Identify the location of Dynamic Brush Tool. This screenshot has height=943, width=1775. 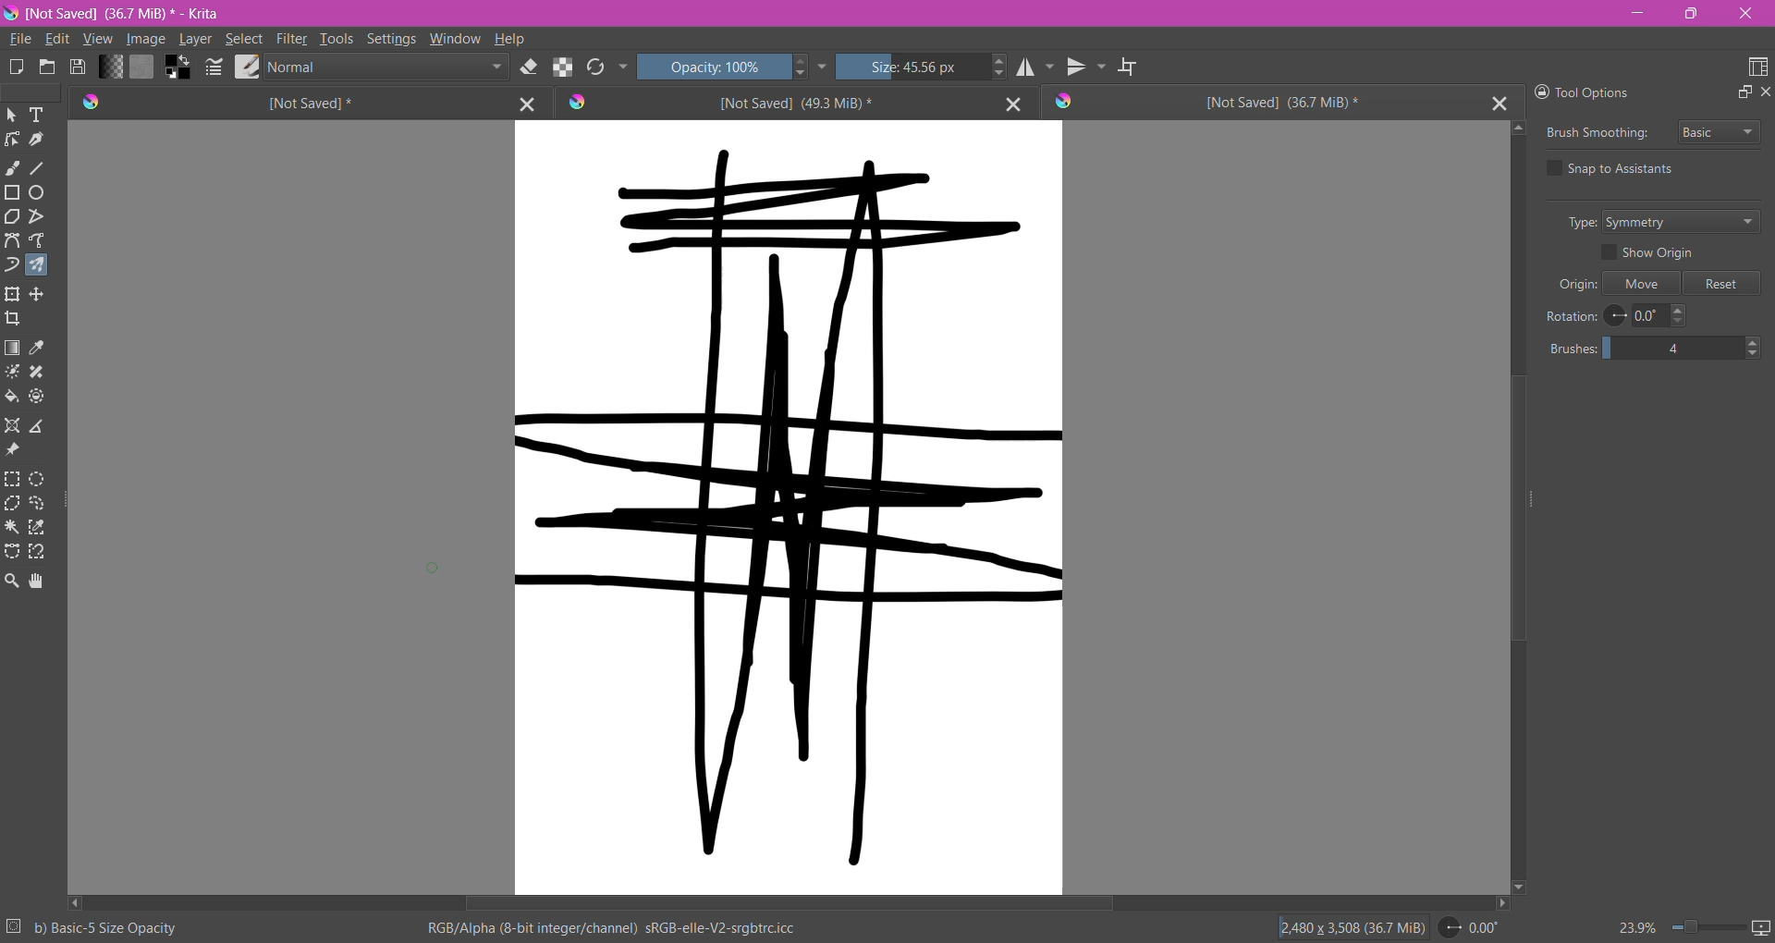
(12, 263).